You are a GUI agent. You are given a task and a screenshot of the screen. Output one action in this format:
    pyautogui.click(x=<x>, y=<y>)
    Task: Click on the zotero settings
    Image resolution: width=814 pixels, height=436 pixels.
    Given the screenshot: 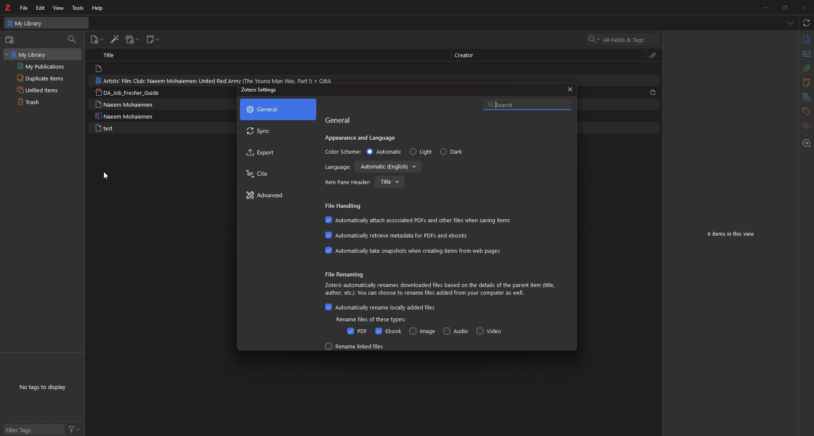 What is the action you would take?
    pyautogui.click(x=261, y=91)
    